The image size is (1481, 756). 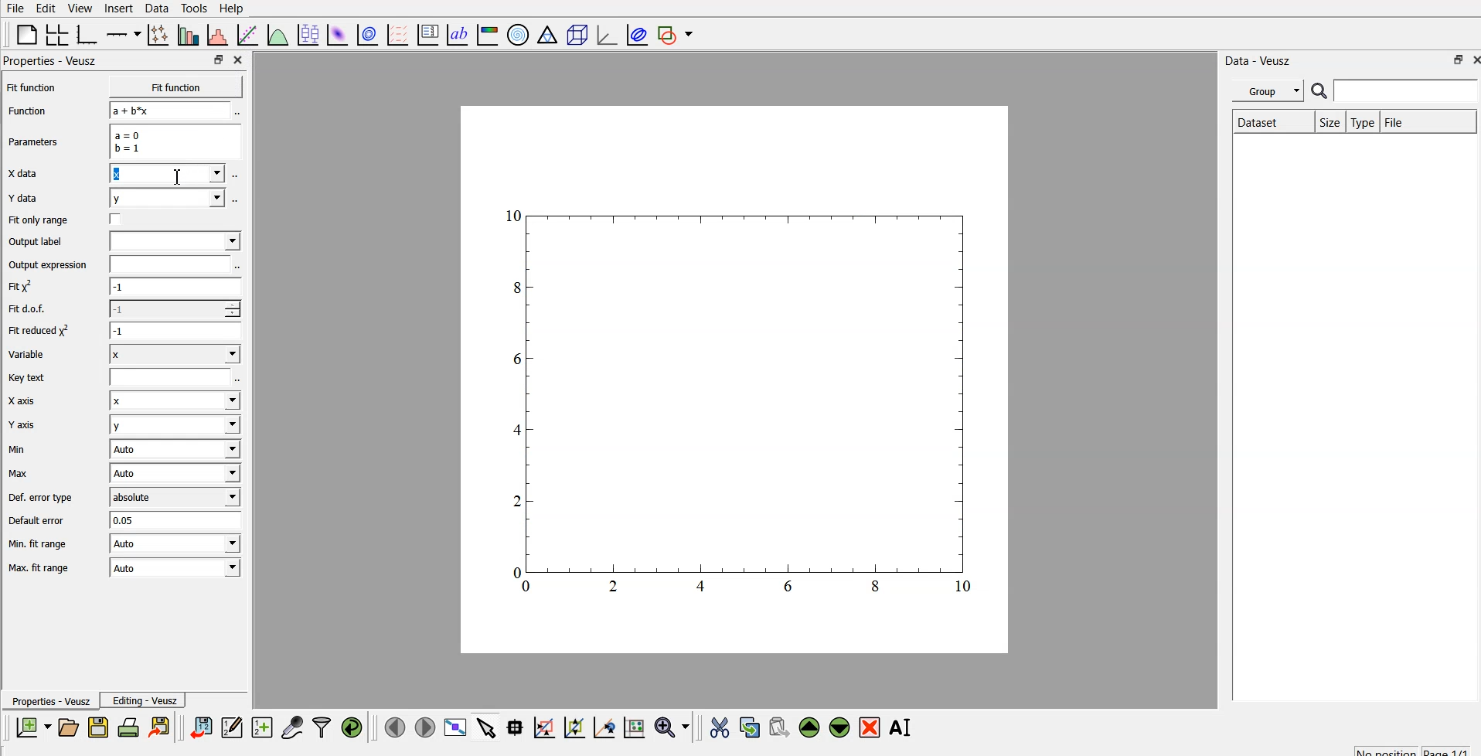 What do you see at coordinates (160, 727) in the screenshot?
I see `print the document` at bounding box center [160, 727].